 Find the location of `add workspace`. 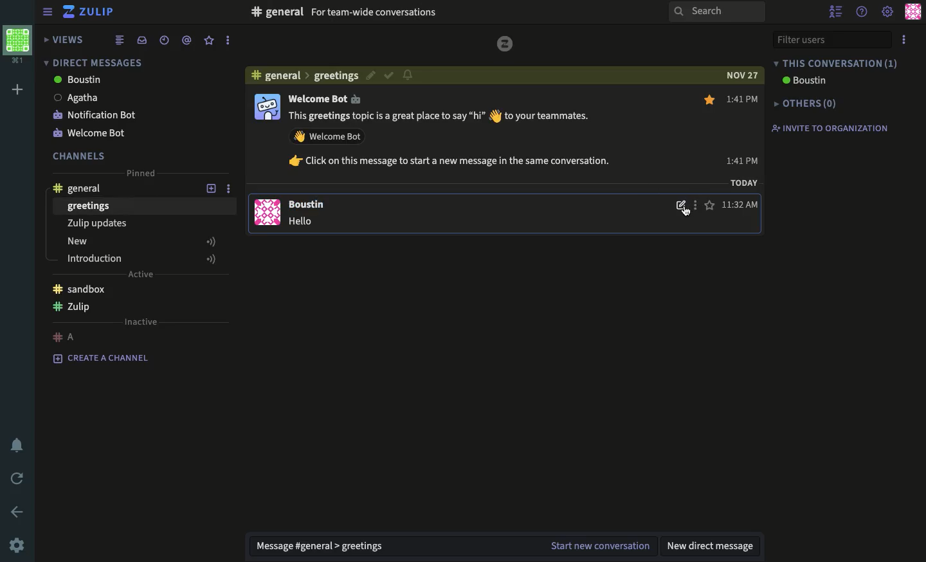

add workspace is located at coordinates (17, 89).